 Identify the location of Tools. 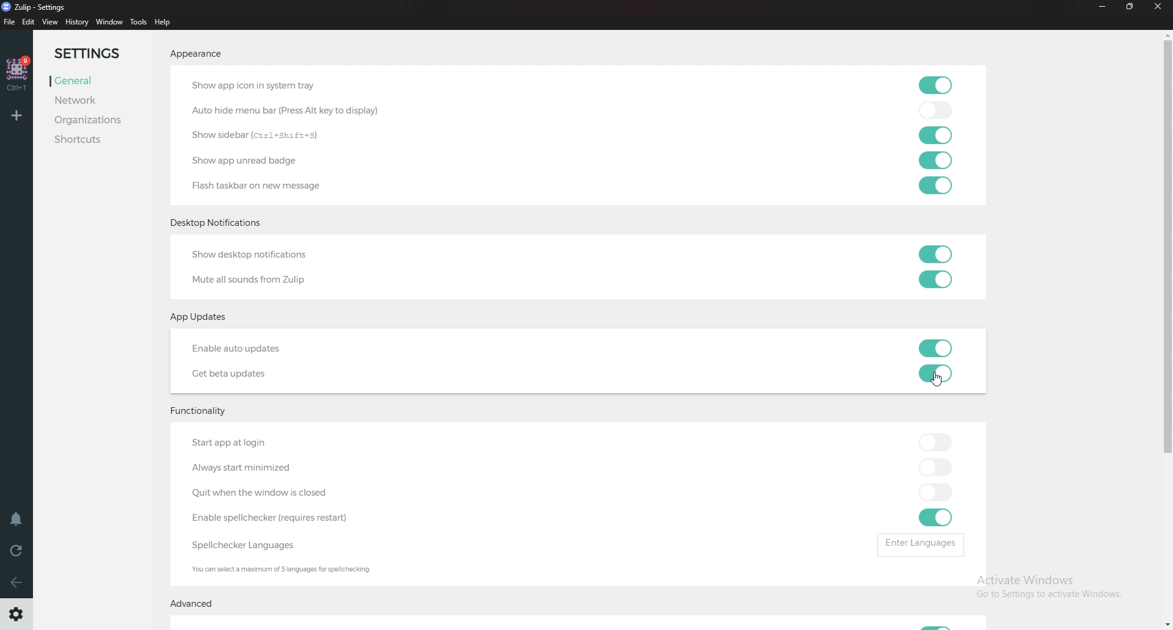
(139, 22).